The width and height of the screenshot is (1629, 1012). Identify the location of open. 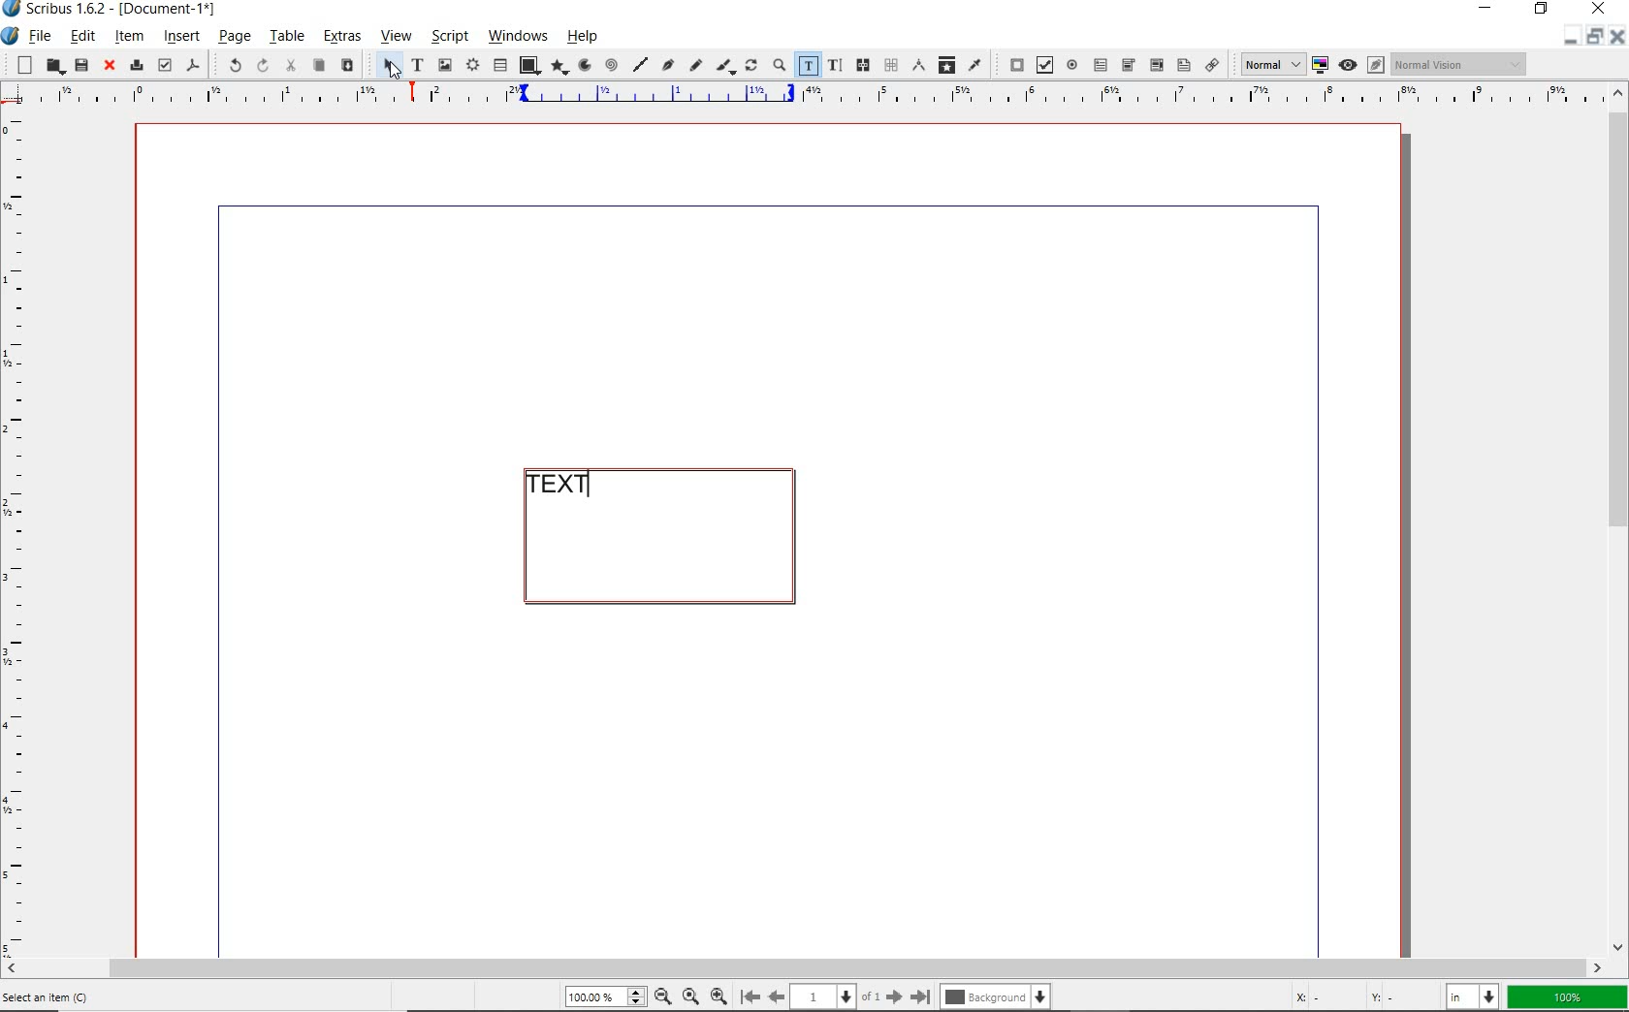
(52, 67).